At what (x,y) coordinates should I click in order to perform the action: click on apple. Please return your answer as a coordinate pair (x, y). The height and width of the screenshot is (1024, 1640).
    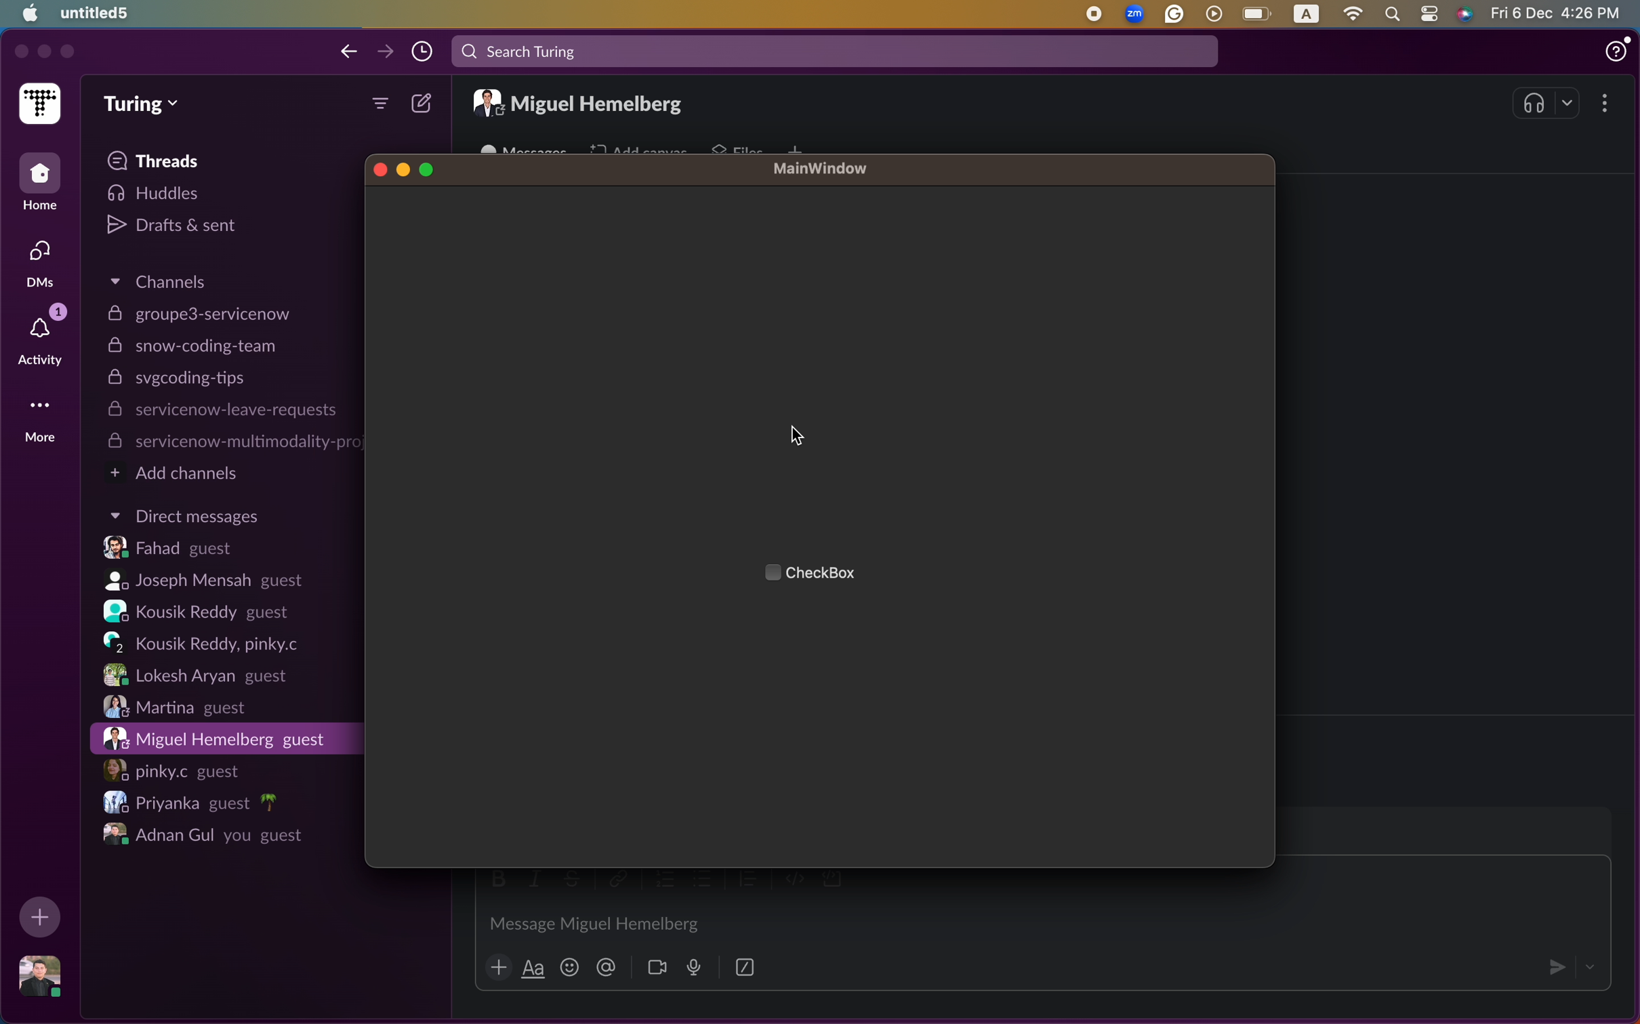
    Looking at the image, I should click on (26, 15).